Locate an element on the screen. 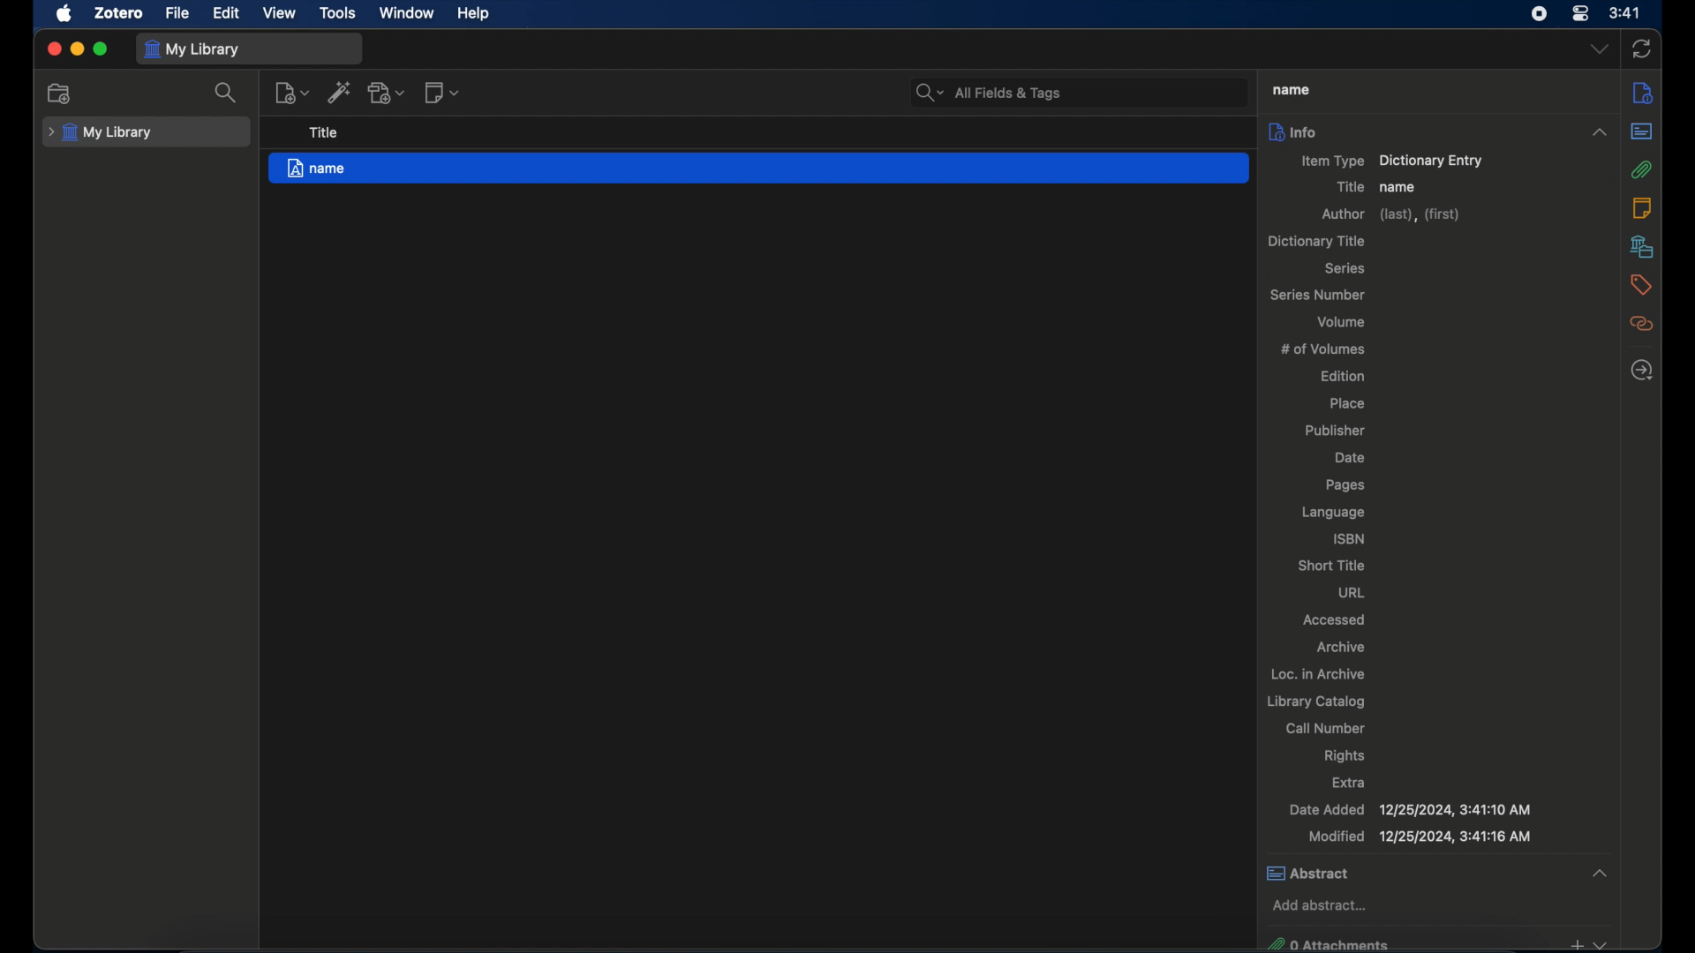  minimize is located at coordinates (79, 49).